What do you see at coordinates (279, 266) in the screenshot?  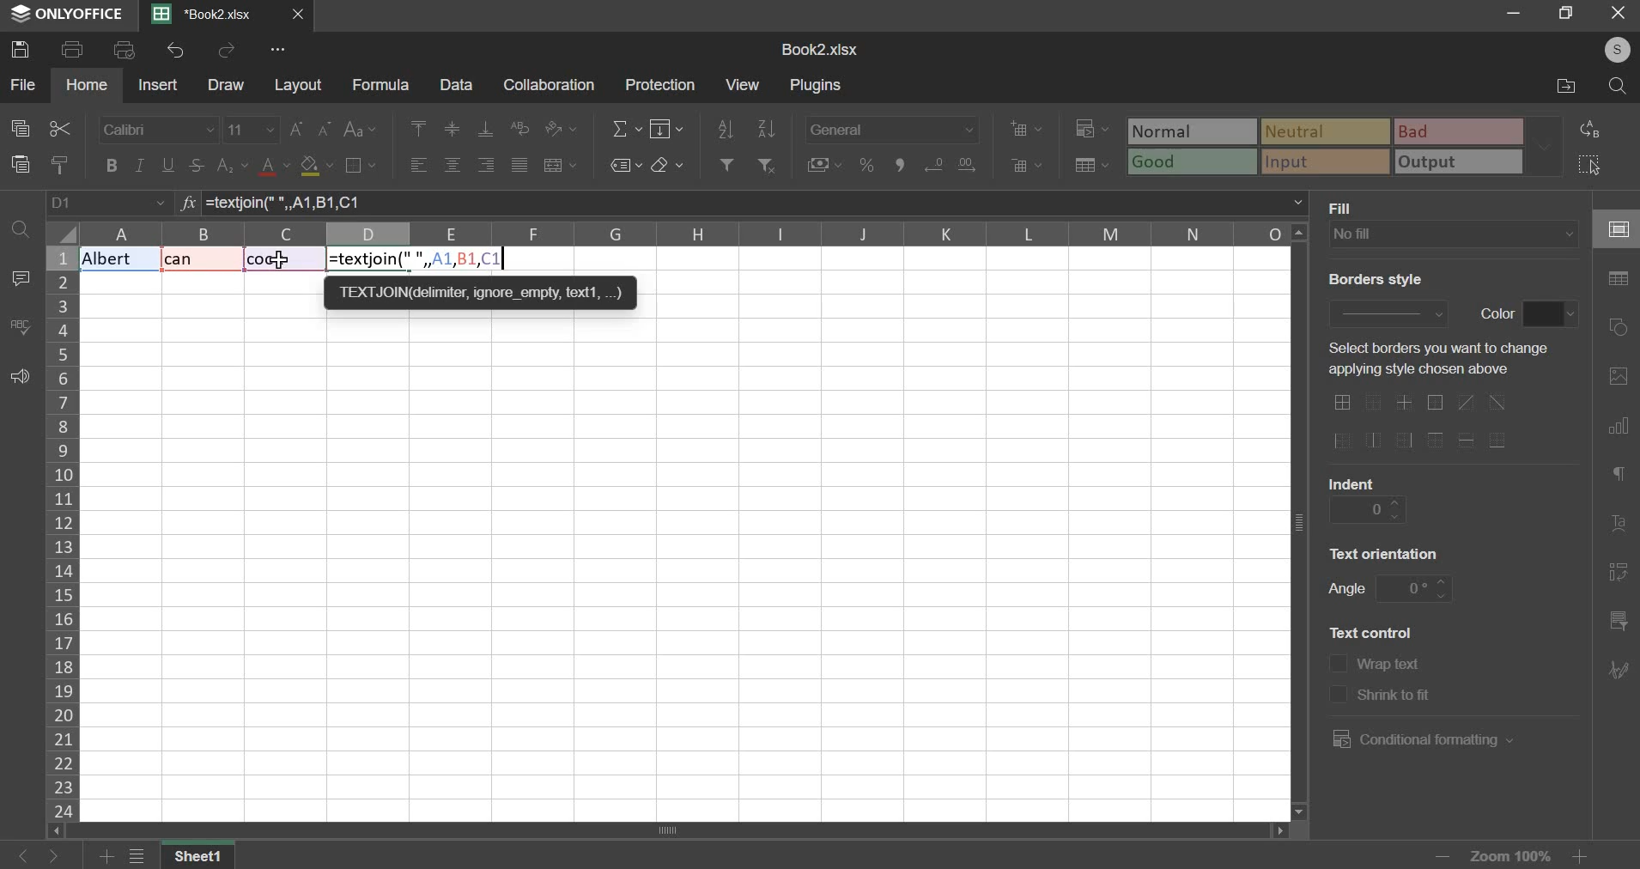 I see `cursor` at bounding box center [279, 266].